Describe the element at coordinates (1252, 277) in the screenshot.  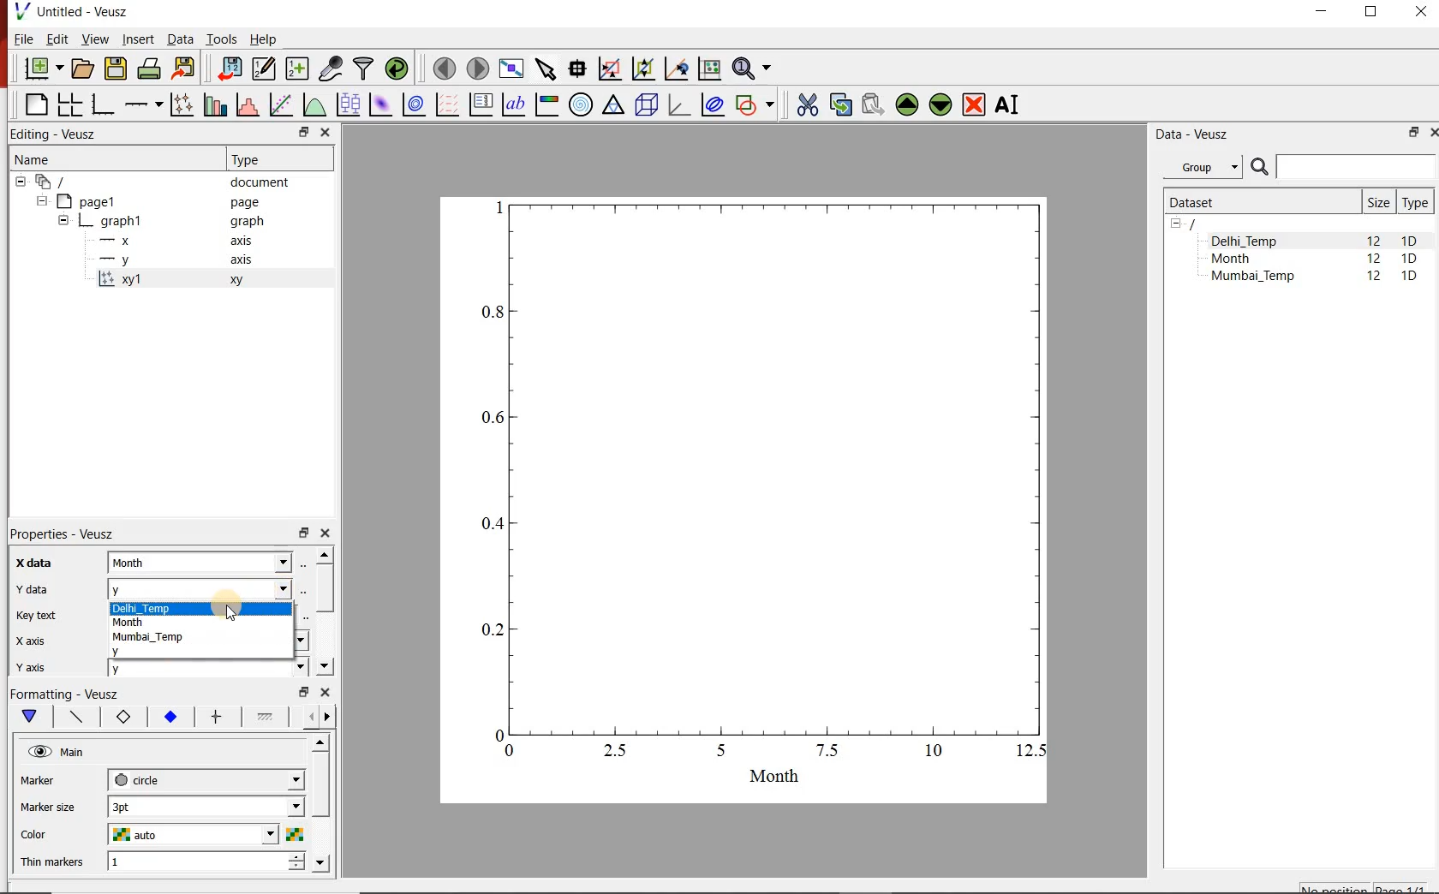
I see `Mumbai_Temp` at that location.